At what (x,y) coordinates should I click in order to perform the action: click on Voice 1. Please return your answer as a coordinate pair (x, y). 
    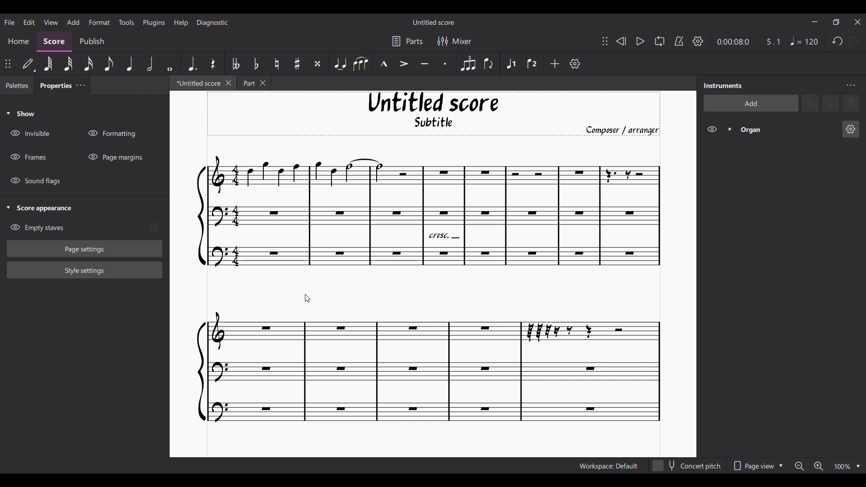
    Looking at the image, I should click on (510, 64).